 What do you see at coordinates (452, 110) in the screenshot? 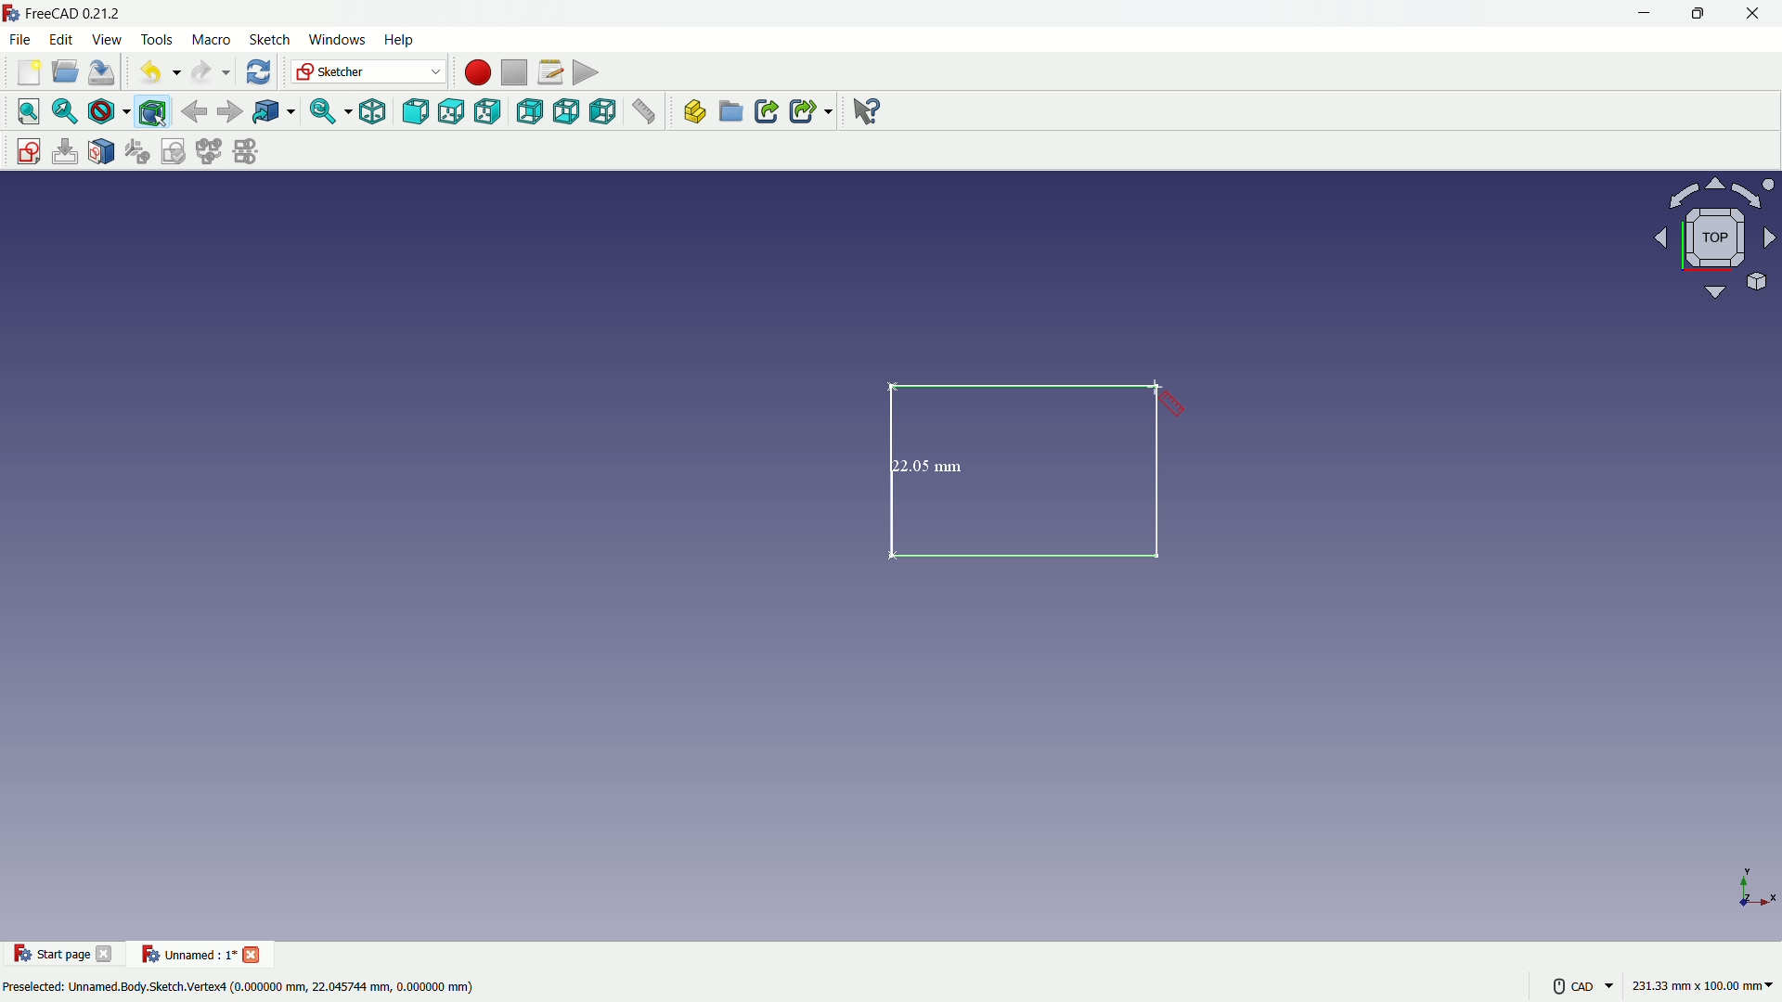
I see `top view` at bounding box center [452, 110].